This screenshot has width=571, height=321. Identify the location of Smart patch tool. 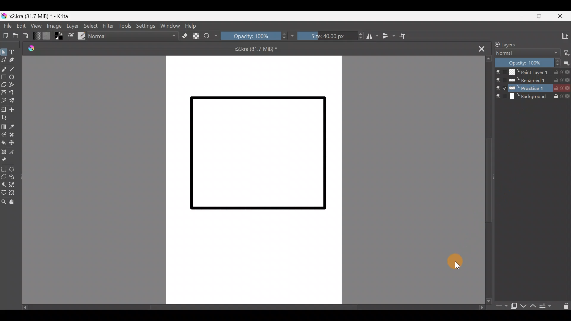
(15, 135).